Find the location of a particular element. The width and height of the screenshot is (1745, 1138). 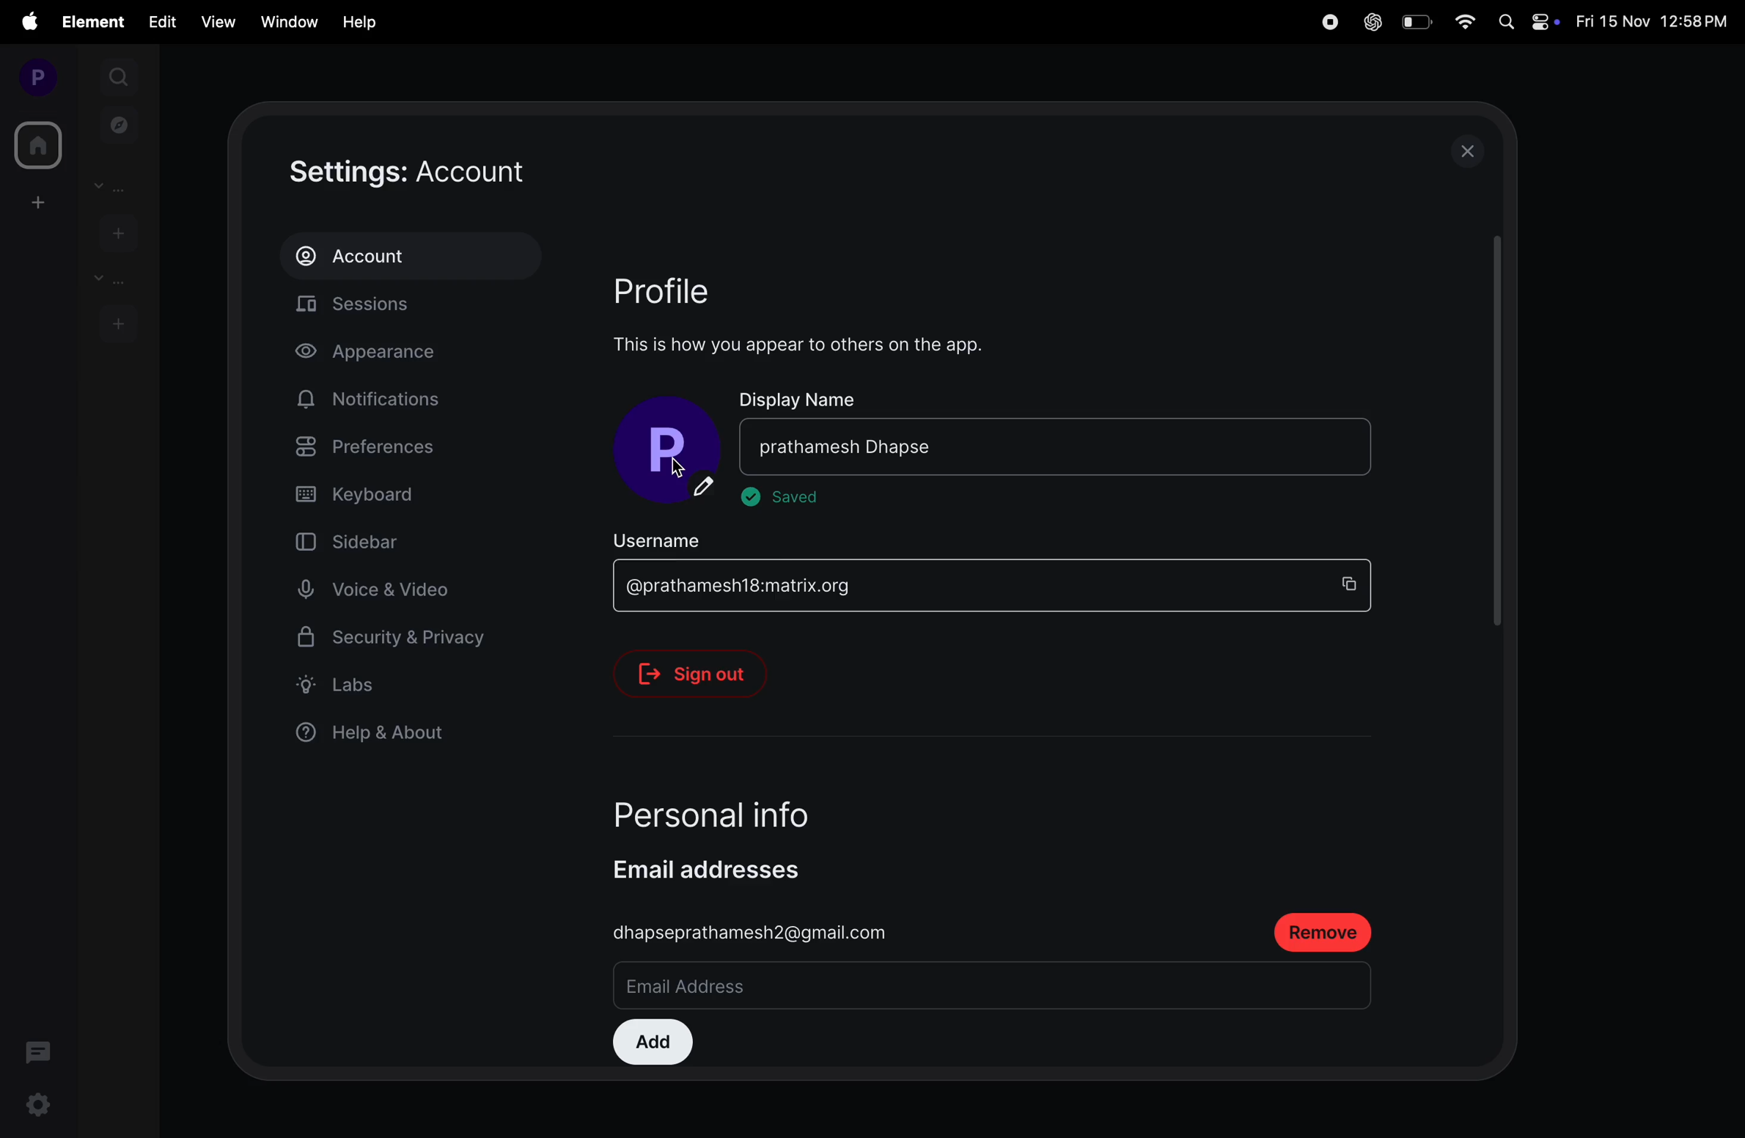

username is located at coordinates (677, 533).